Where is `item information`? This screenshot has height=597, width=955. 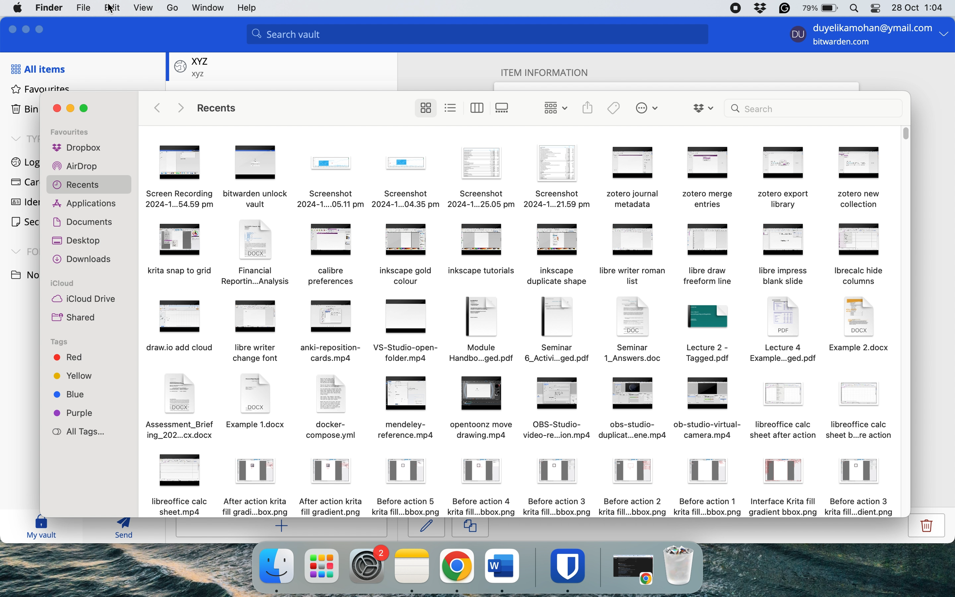
item information is located at coordinates (552, 71).